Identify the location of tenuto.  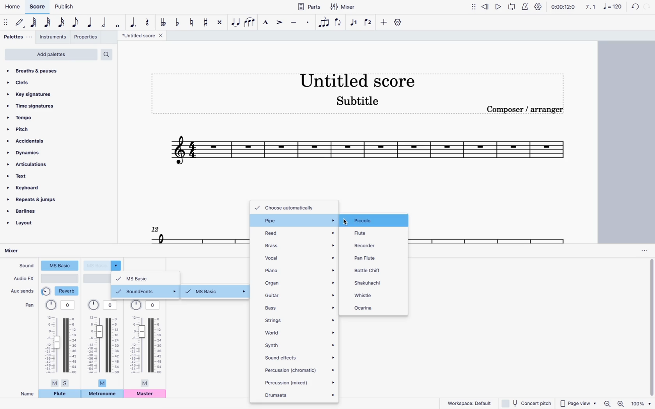
(293, 23).